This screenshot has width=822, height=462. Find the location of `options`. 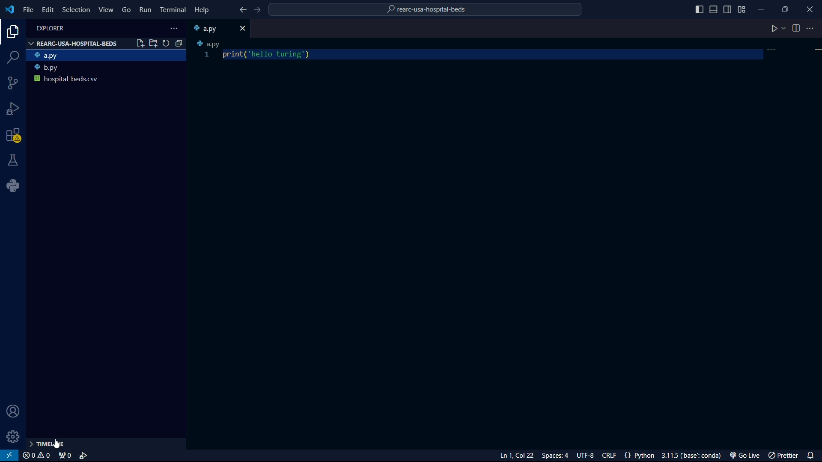

options is located at coordinates (176, 28).